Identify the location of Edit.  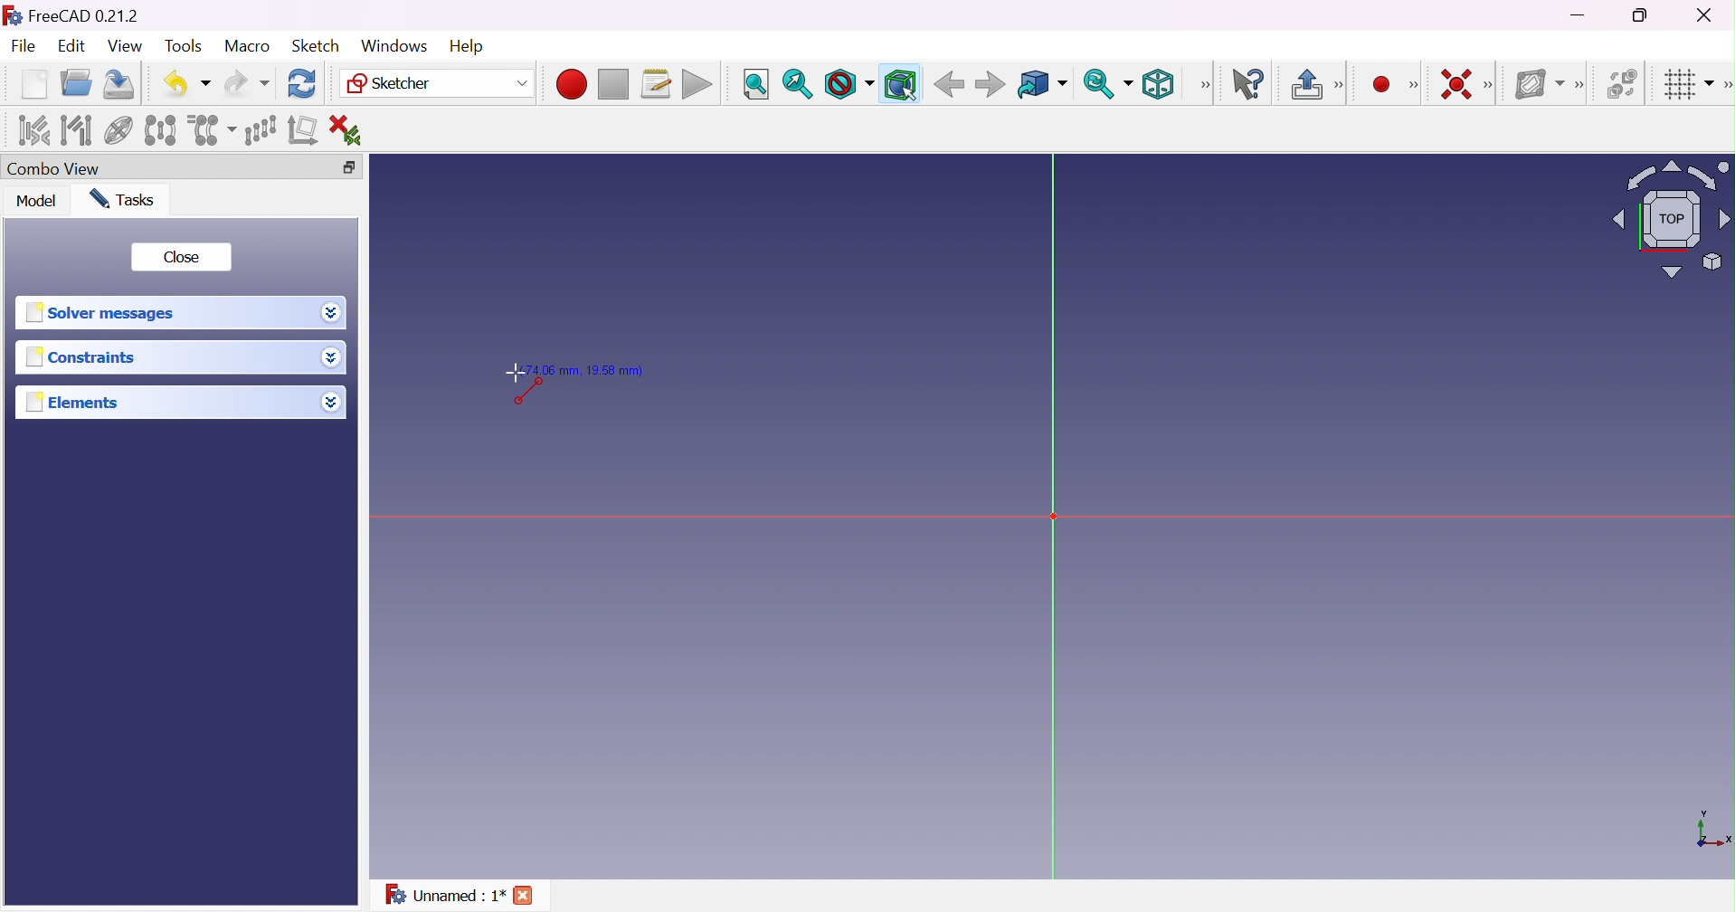
(70, 47).